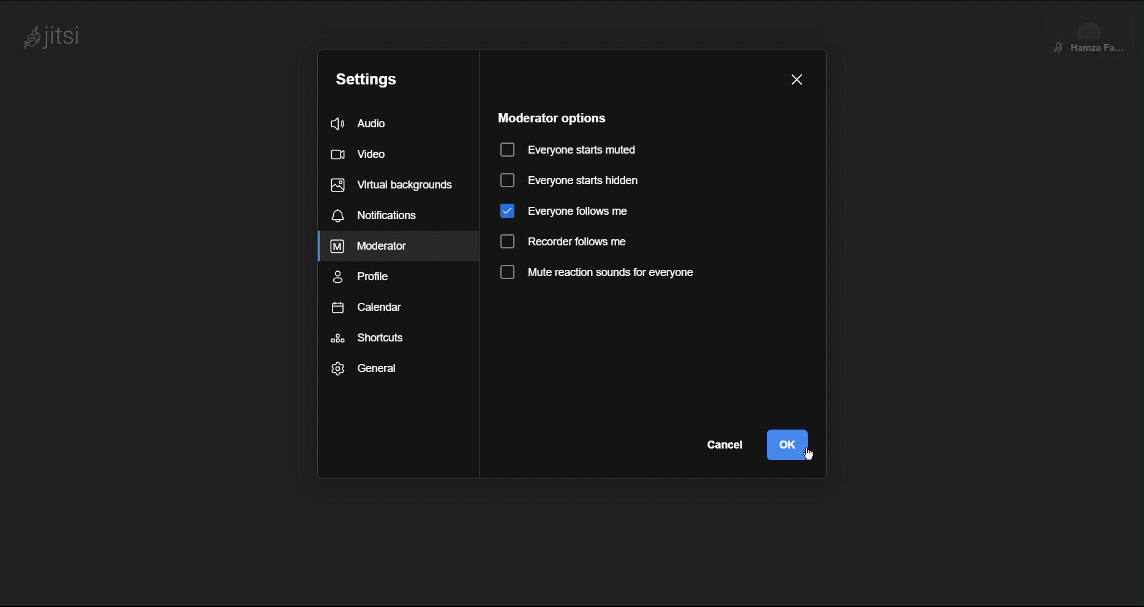 The width and height of the screenshot is (1144, 607). Describe the element at coordinates (57, 37) in the screenshot. I see `Jitsi` at that location.